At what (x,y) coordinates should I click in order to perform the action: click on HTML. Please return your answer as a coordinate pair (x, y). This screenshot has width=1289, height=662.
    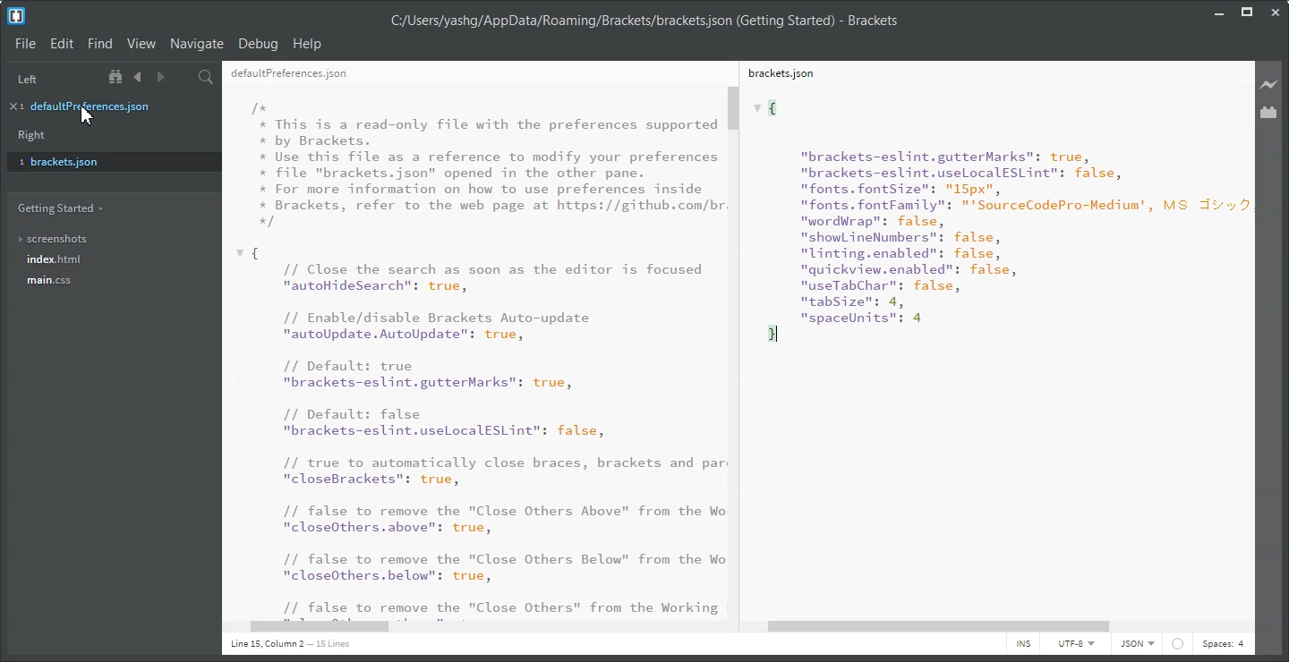
    Looking at the image, I should click on (1136, 645).